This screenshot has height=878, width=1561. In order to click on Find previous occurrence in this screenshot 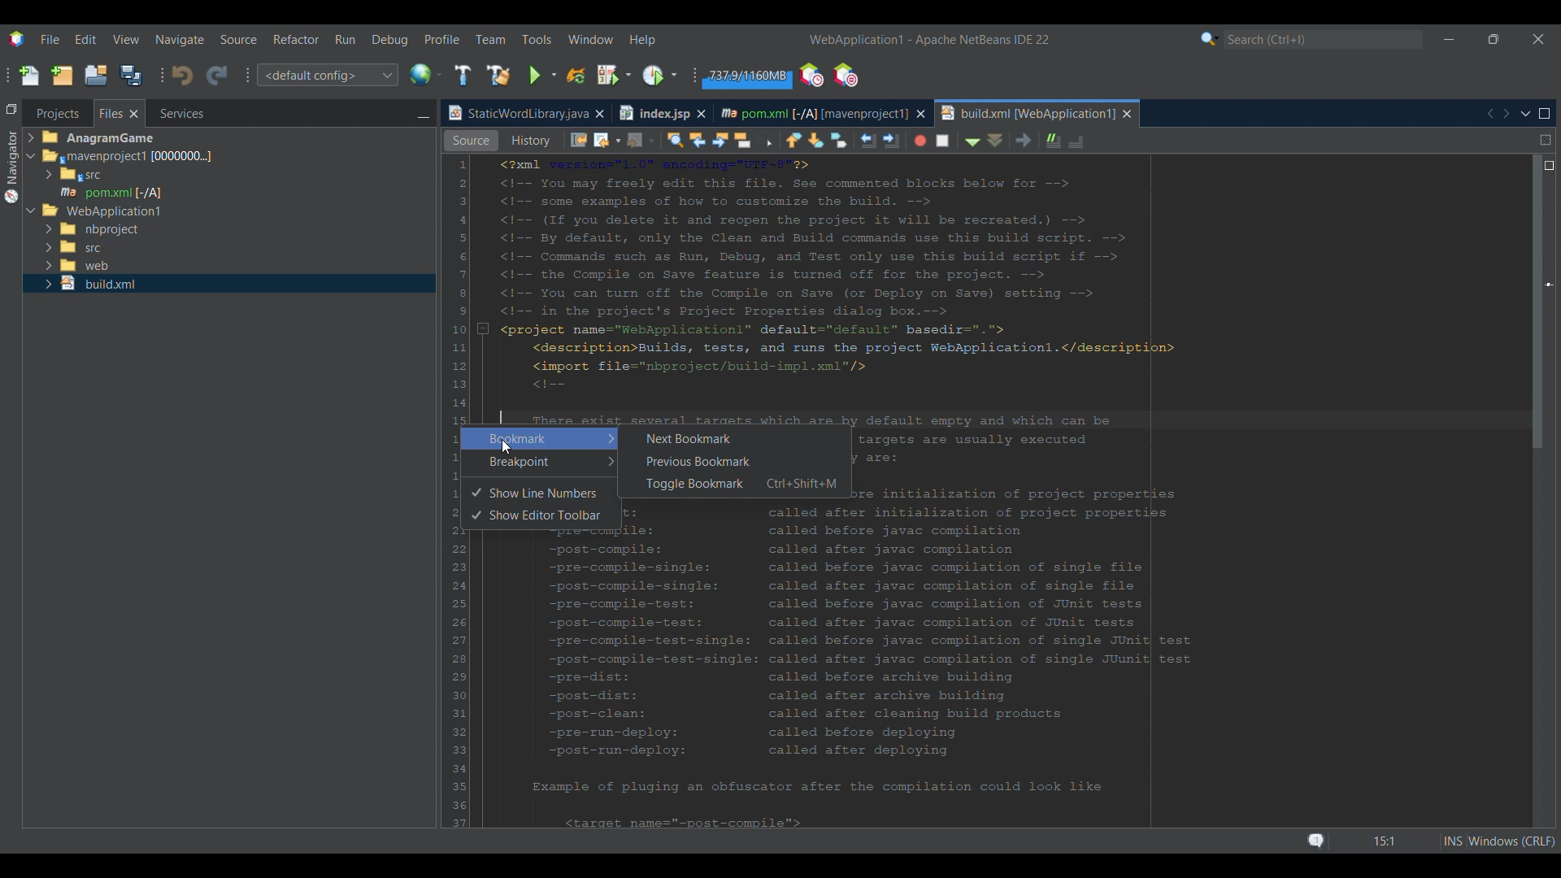, I will do `click(845, 141)`.